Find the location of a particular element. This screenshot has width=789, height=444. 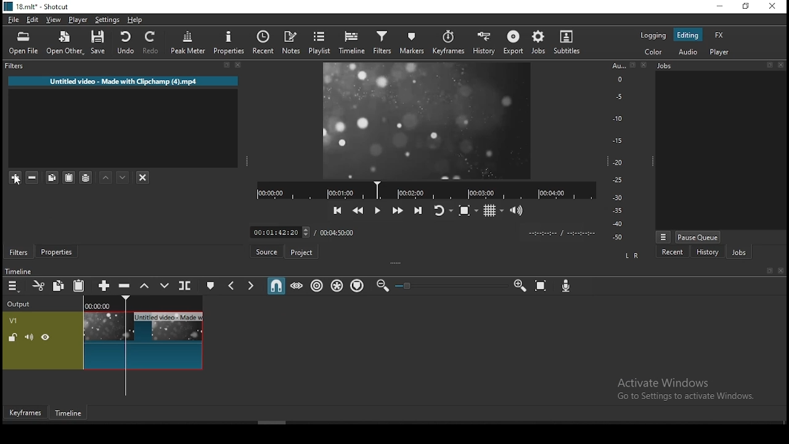

L R is located at coordinates (632, 256).